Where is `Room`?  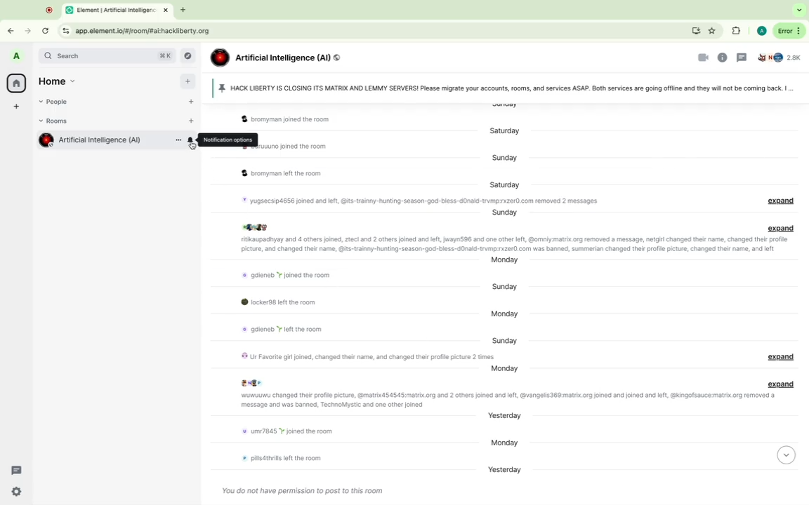
Room is located at coordinates (106, 140).